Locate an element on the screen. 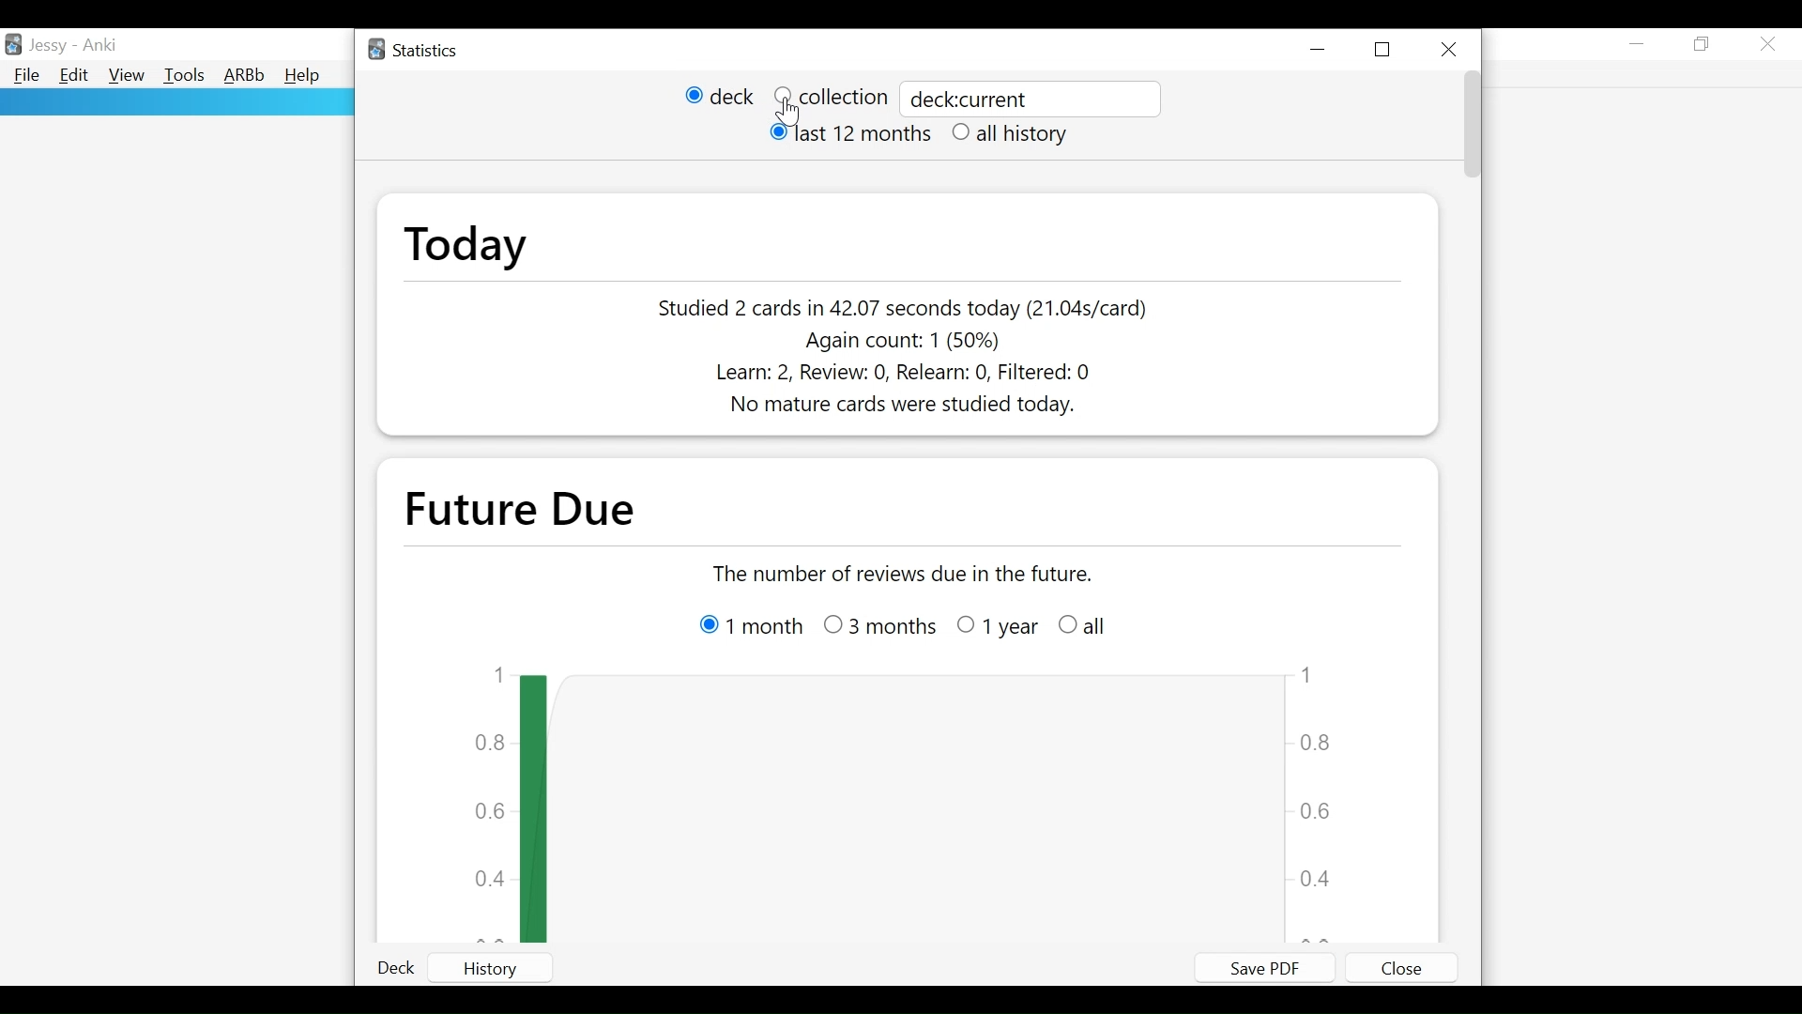 This screenshot has width=1802, height=1014. minimize is located at coordinates (1638, 43).